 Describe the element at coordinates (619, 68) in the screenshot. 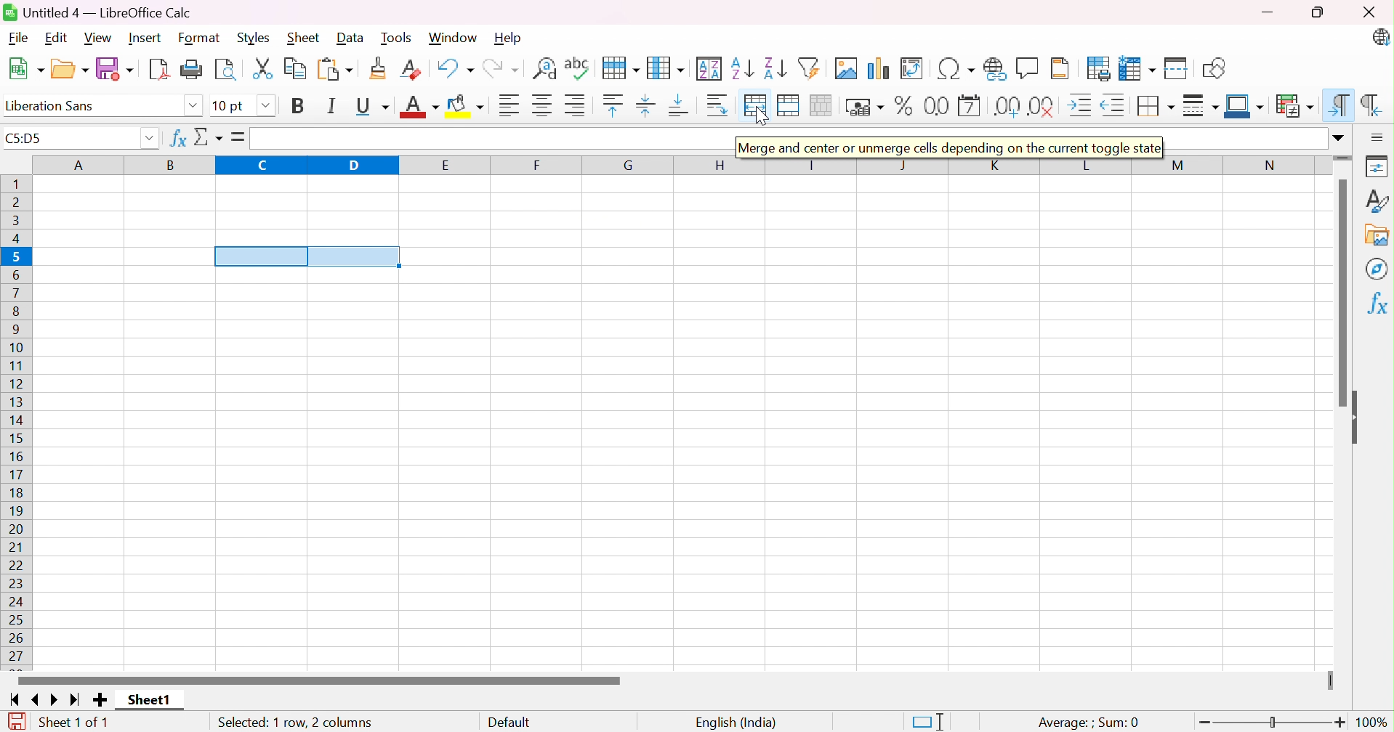

I see `Row` at that location.